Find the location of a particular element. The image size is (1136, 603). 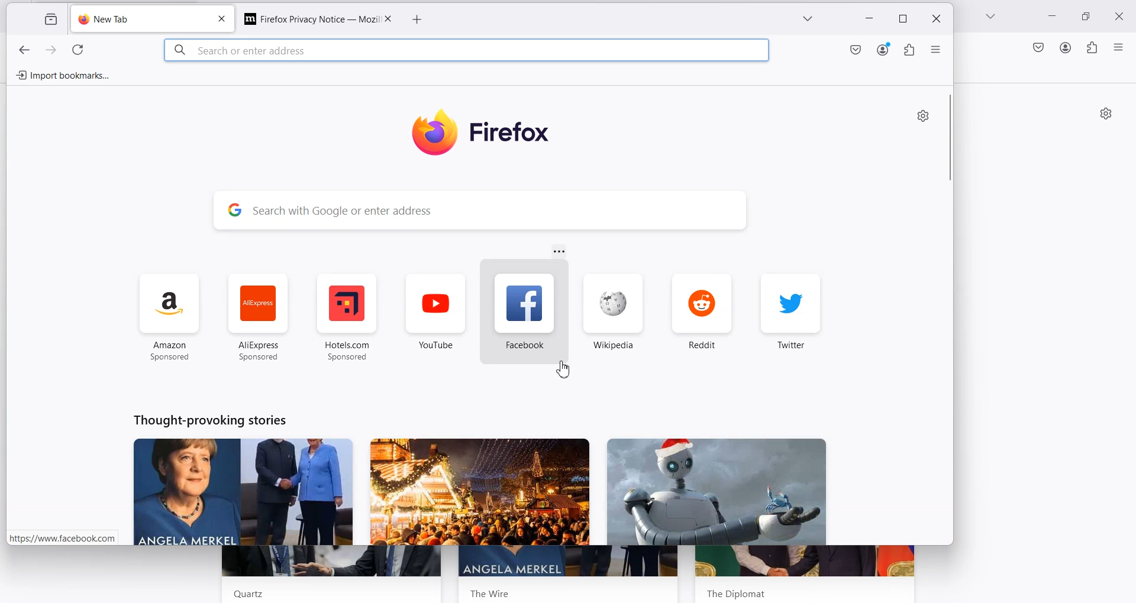

search or enter address is located at coordinates (436, 50).